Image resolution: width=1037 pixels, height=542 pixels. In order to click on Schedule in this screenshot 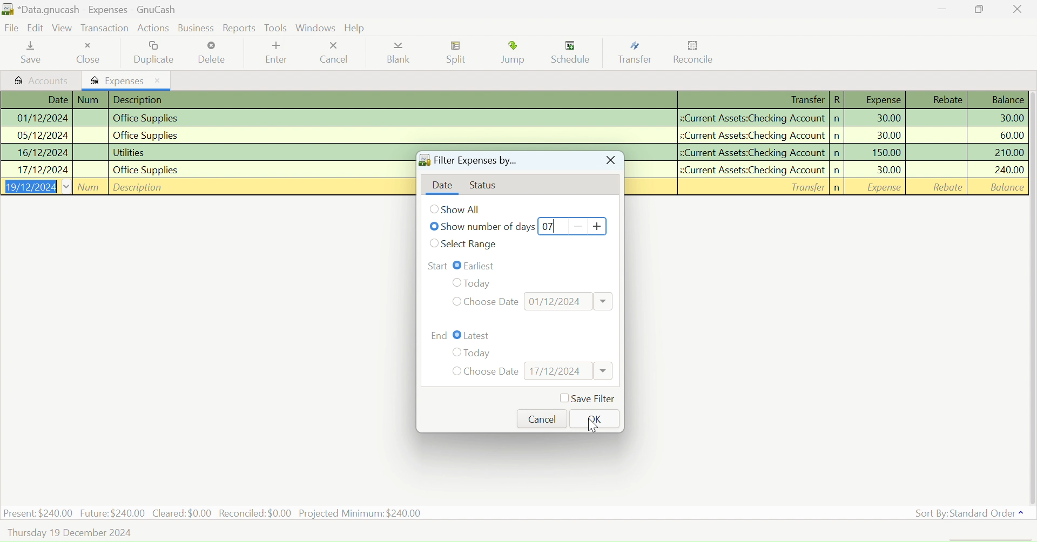, I will do `click(574, 53)`.